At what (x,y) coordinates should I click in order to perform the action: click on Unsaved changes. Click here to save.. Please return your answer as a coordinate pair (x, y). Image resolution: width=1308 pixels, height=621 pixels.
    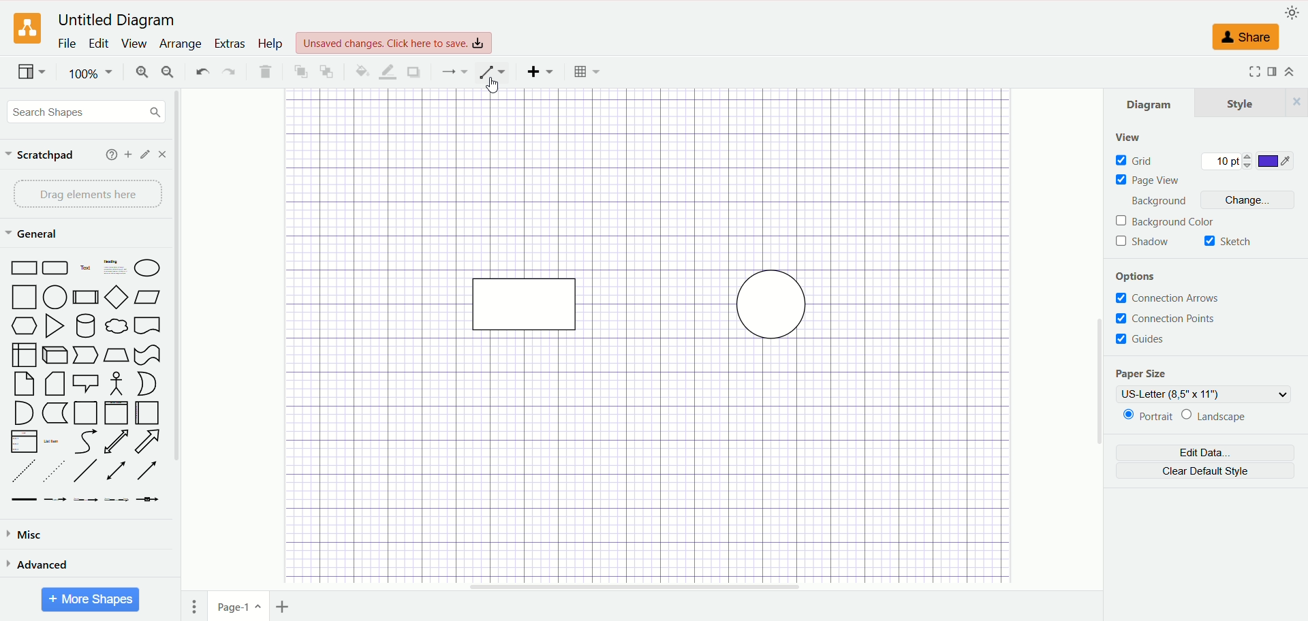
    Looking at the image, I should click on (395, 42).